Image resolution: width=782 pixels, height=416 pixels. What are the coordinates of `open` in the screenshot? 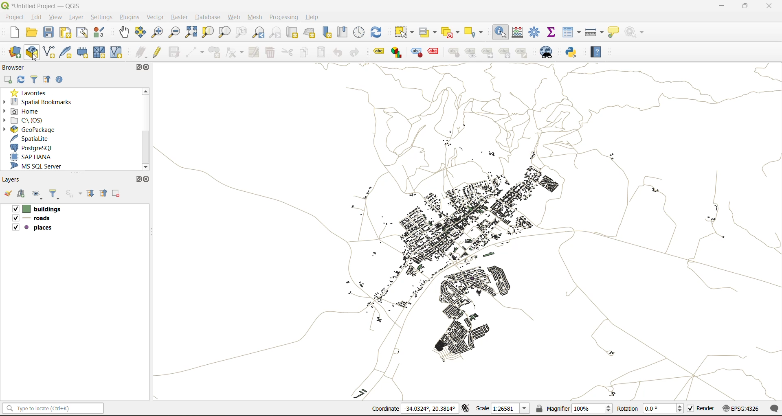 It's located at (7, 195).